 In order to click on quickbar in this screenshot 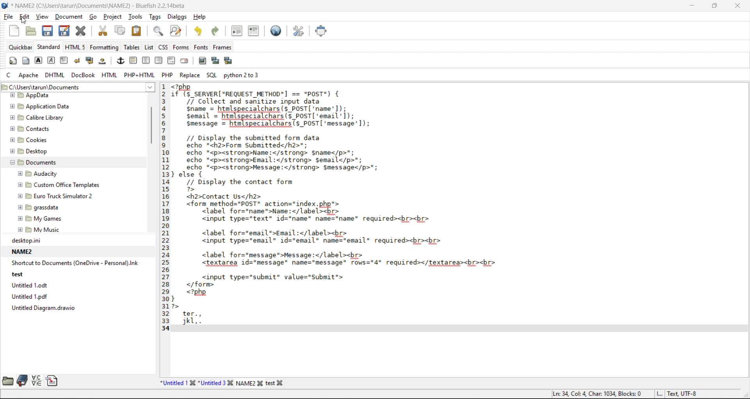, I will do `click(21, 47)`.